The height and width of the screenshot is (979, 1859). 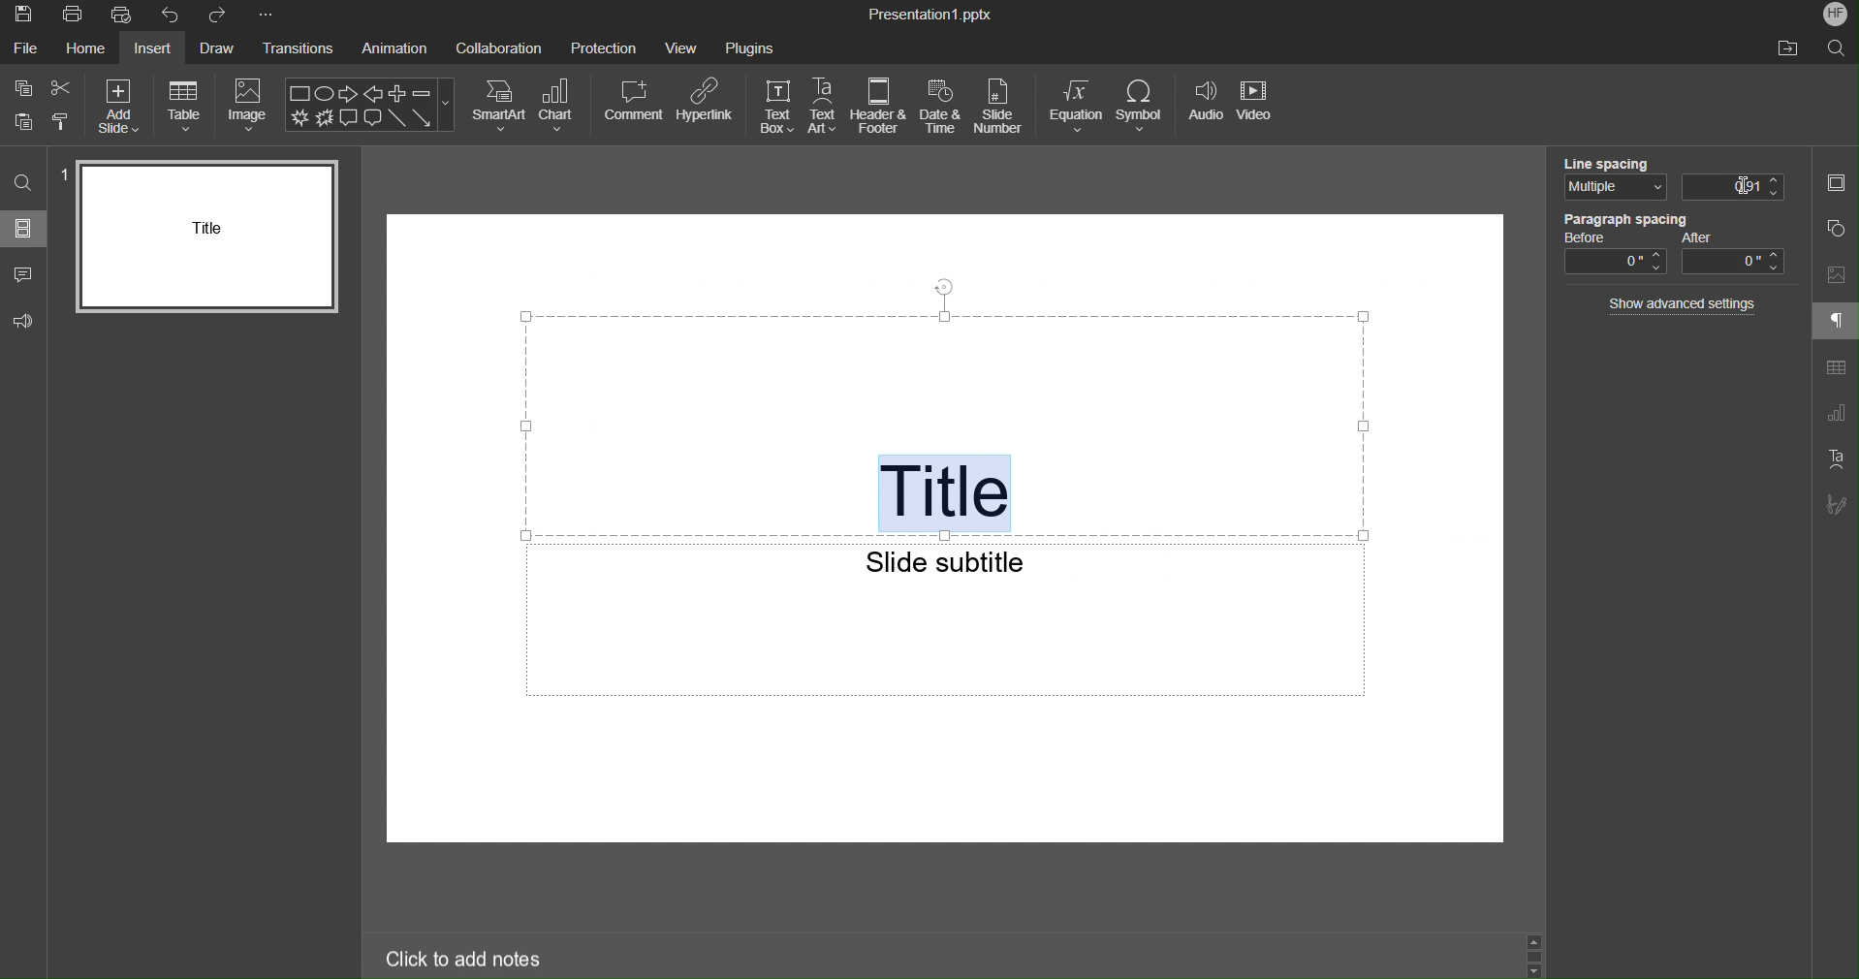 I want to click on Plugins, so click(x=749, y=48).